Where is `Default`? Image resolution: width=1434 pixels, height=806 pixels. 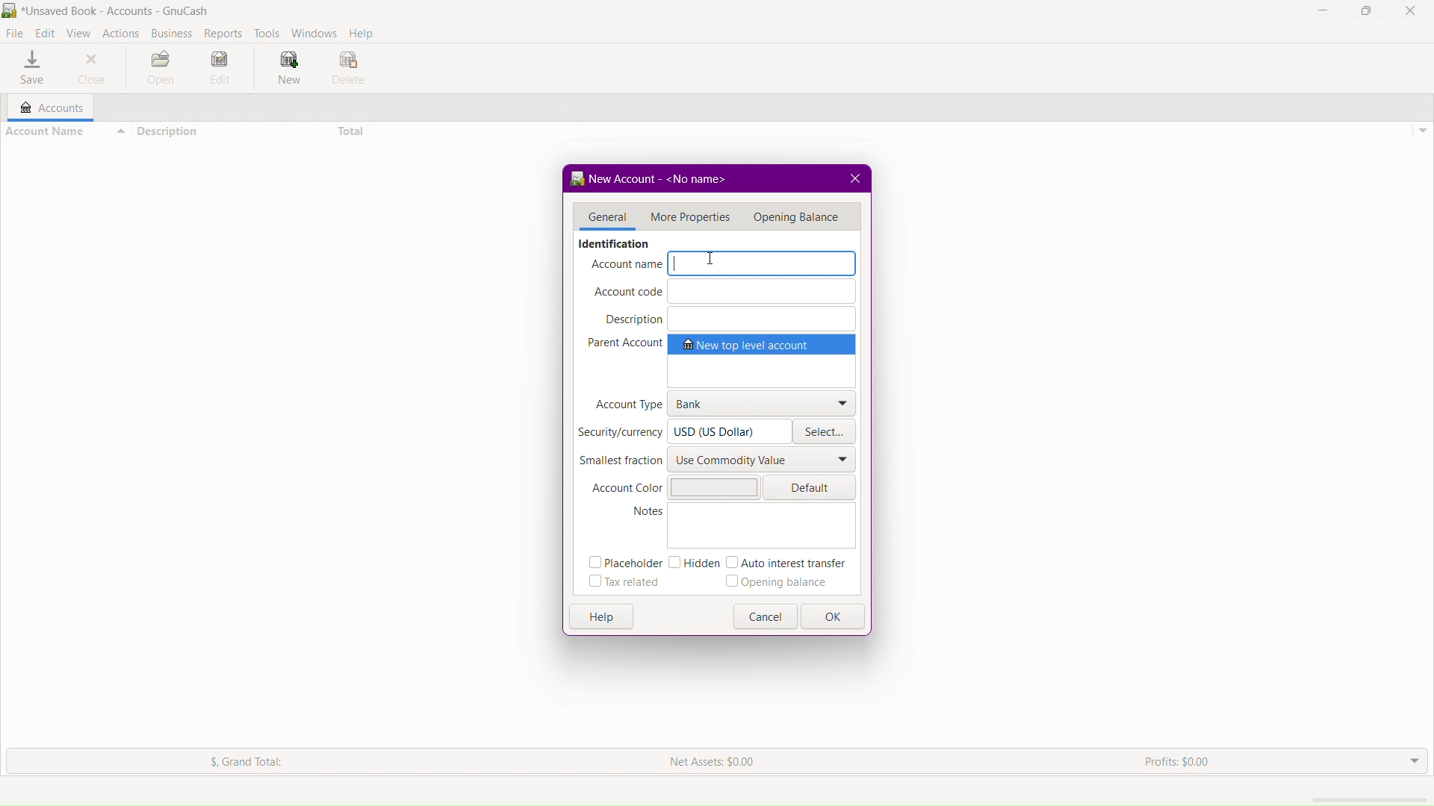
Default is located at coordinates (813, 487).